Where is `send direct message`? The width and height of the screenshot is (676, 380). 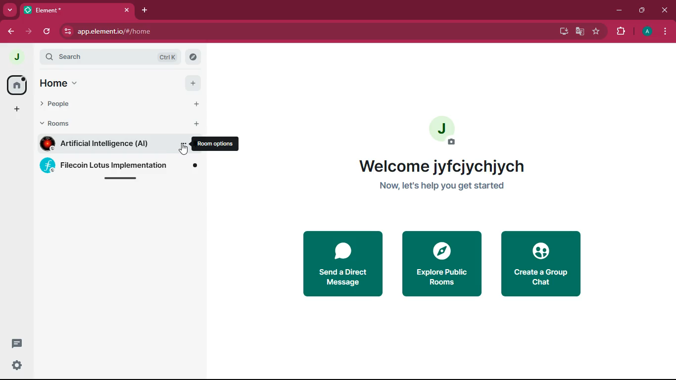 send direct message is located at coordinates (339, 264).